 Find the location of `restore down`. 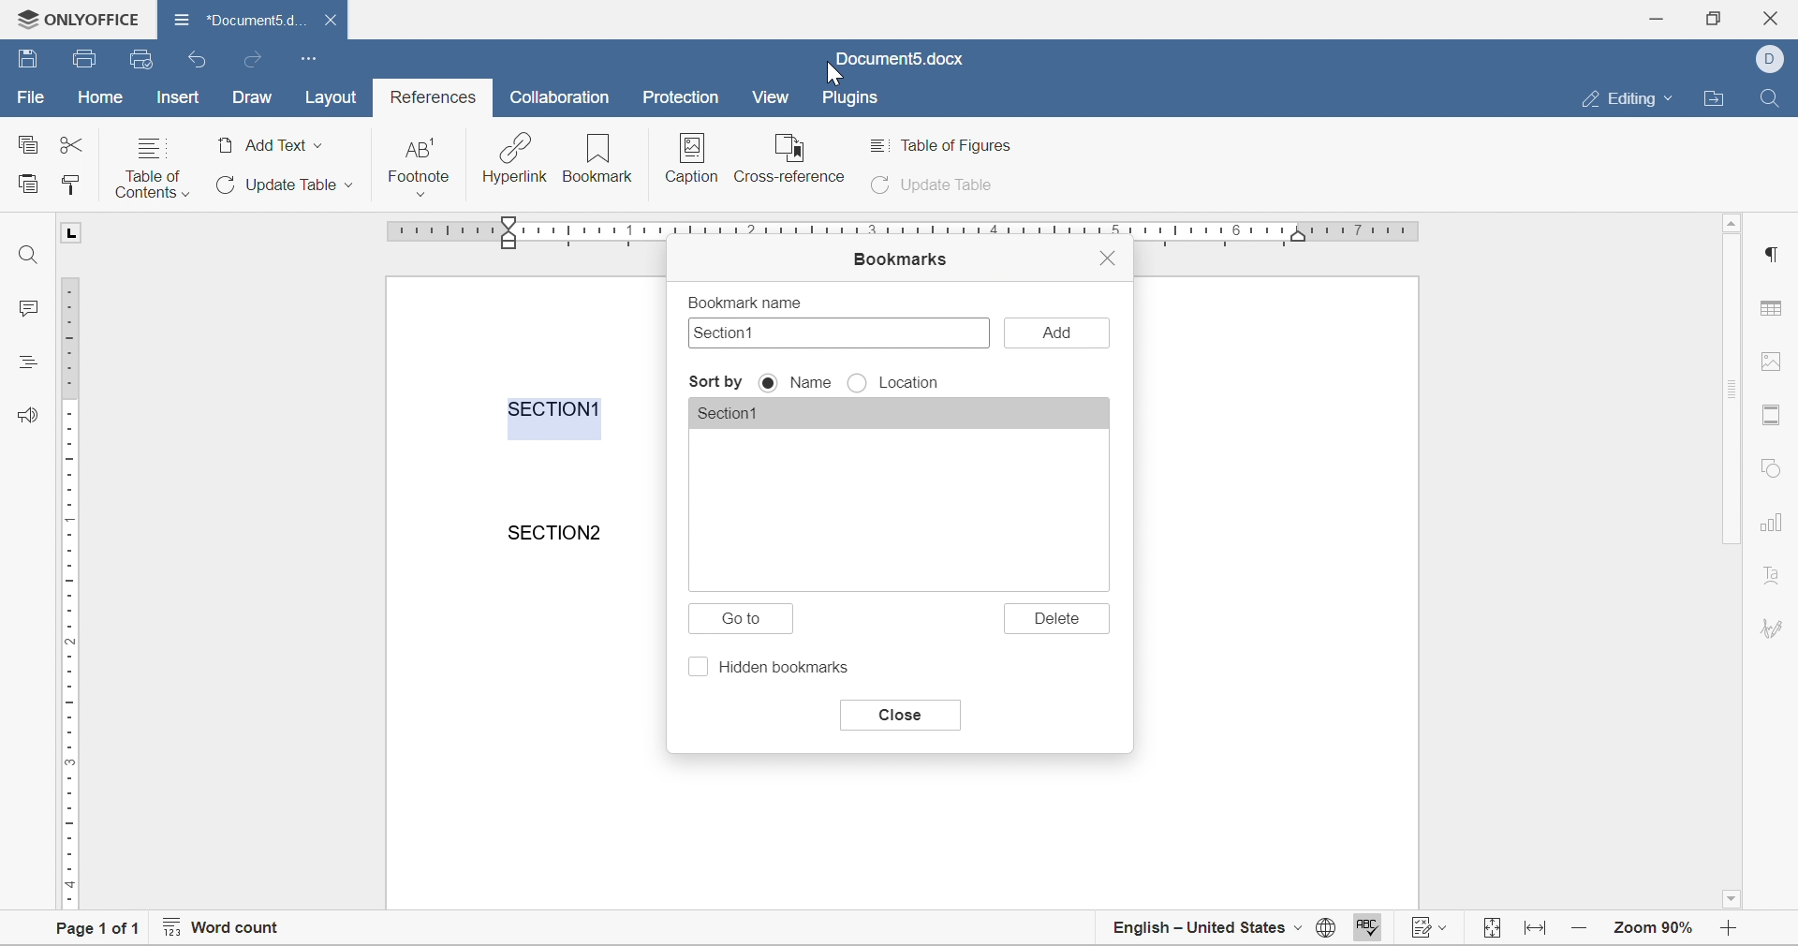

restore down is located at coordinates (1711, 17).